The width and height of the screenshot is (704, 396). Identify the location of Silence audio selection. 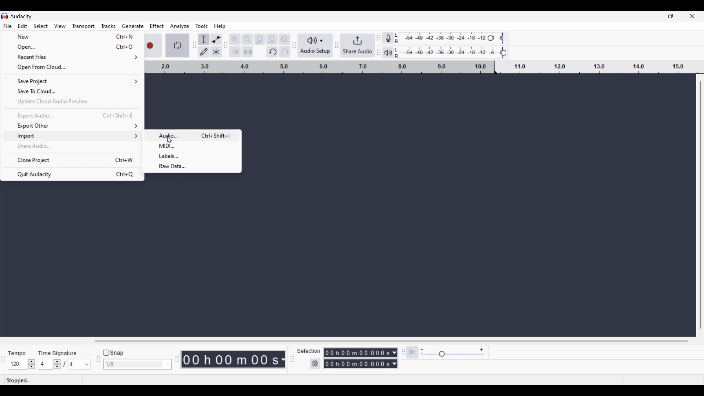
(248, 52).